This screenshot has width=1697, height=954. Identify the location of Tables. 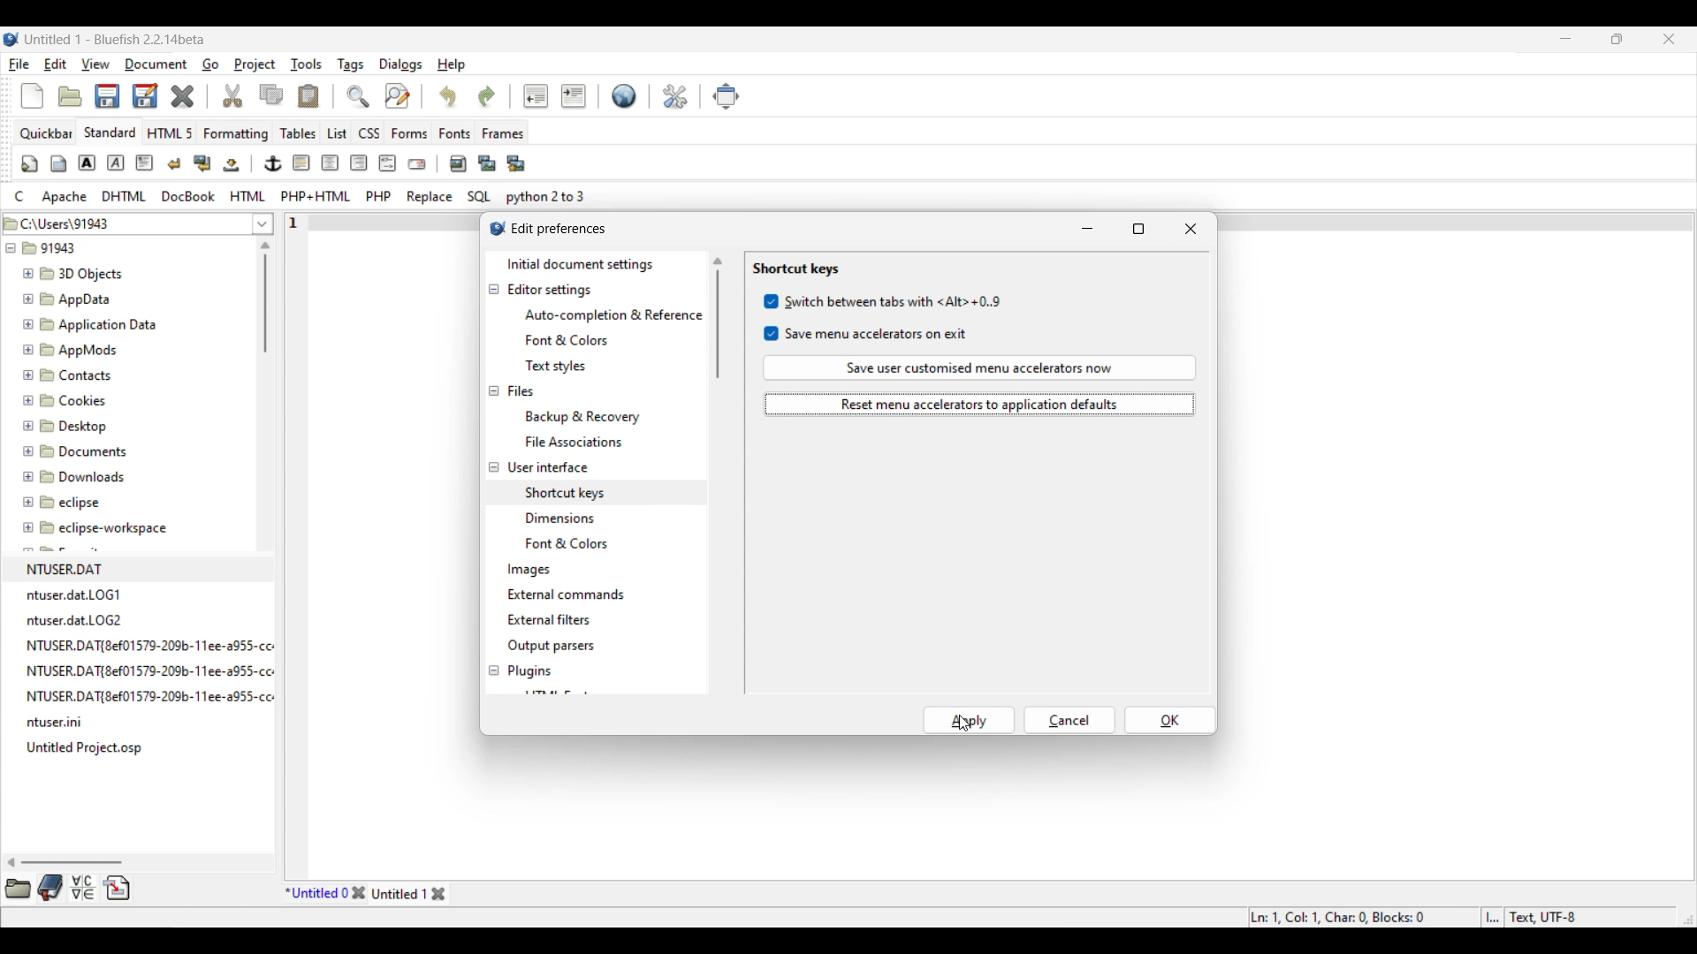
(298, 132).